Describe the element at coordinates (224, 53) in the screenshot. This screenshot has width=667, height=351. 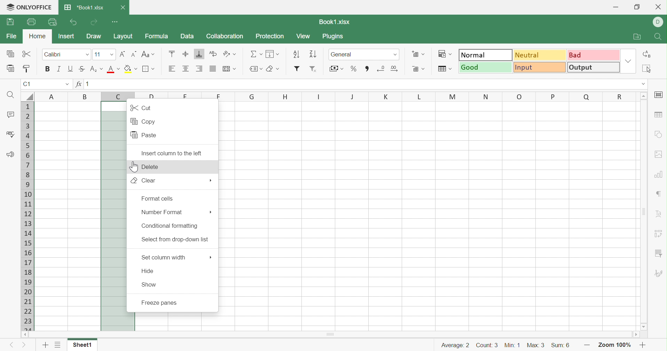
I see `Orientation` at that location.